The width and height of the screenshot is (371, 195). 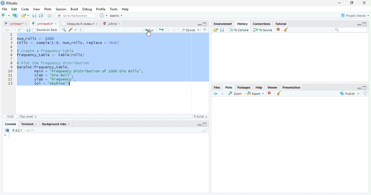 What do you see at coordinates (21, 30) in the screenshot?
I see `Show in new window` at bounding box center [21, 30].